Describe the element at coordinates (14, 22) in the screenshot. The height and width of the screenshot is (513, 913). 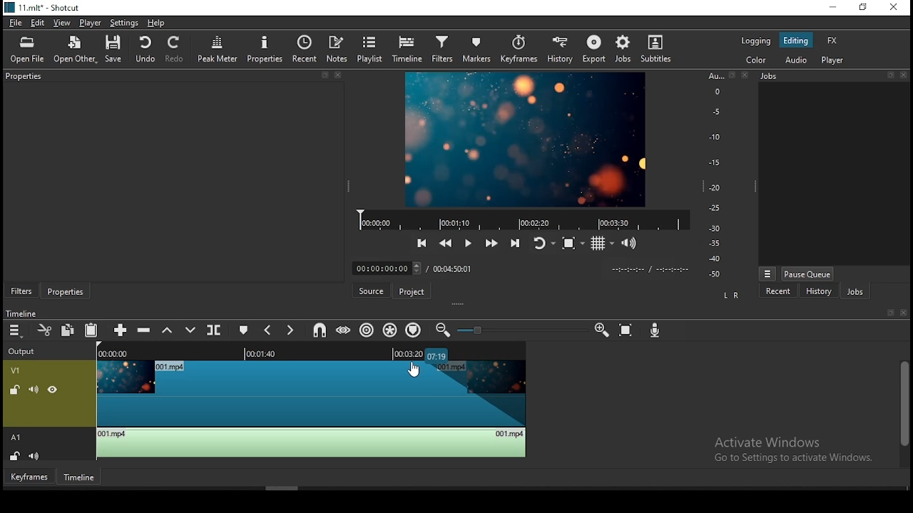
I see `file` at that location.